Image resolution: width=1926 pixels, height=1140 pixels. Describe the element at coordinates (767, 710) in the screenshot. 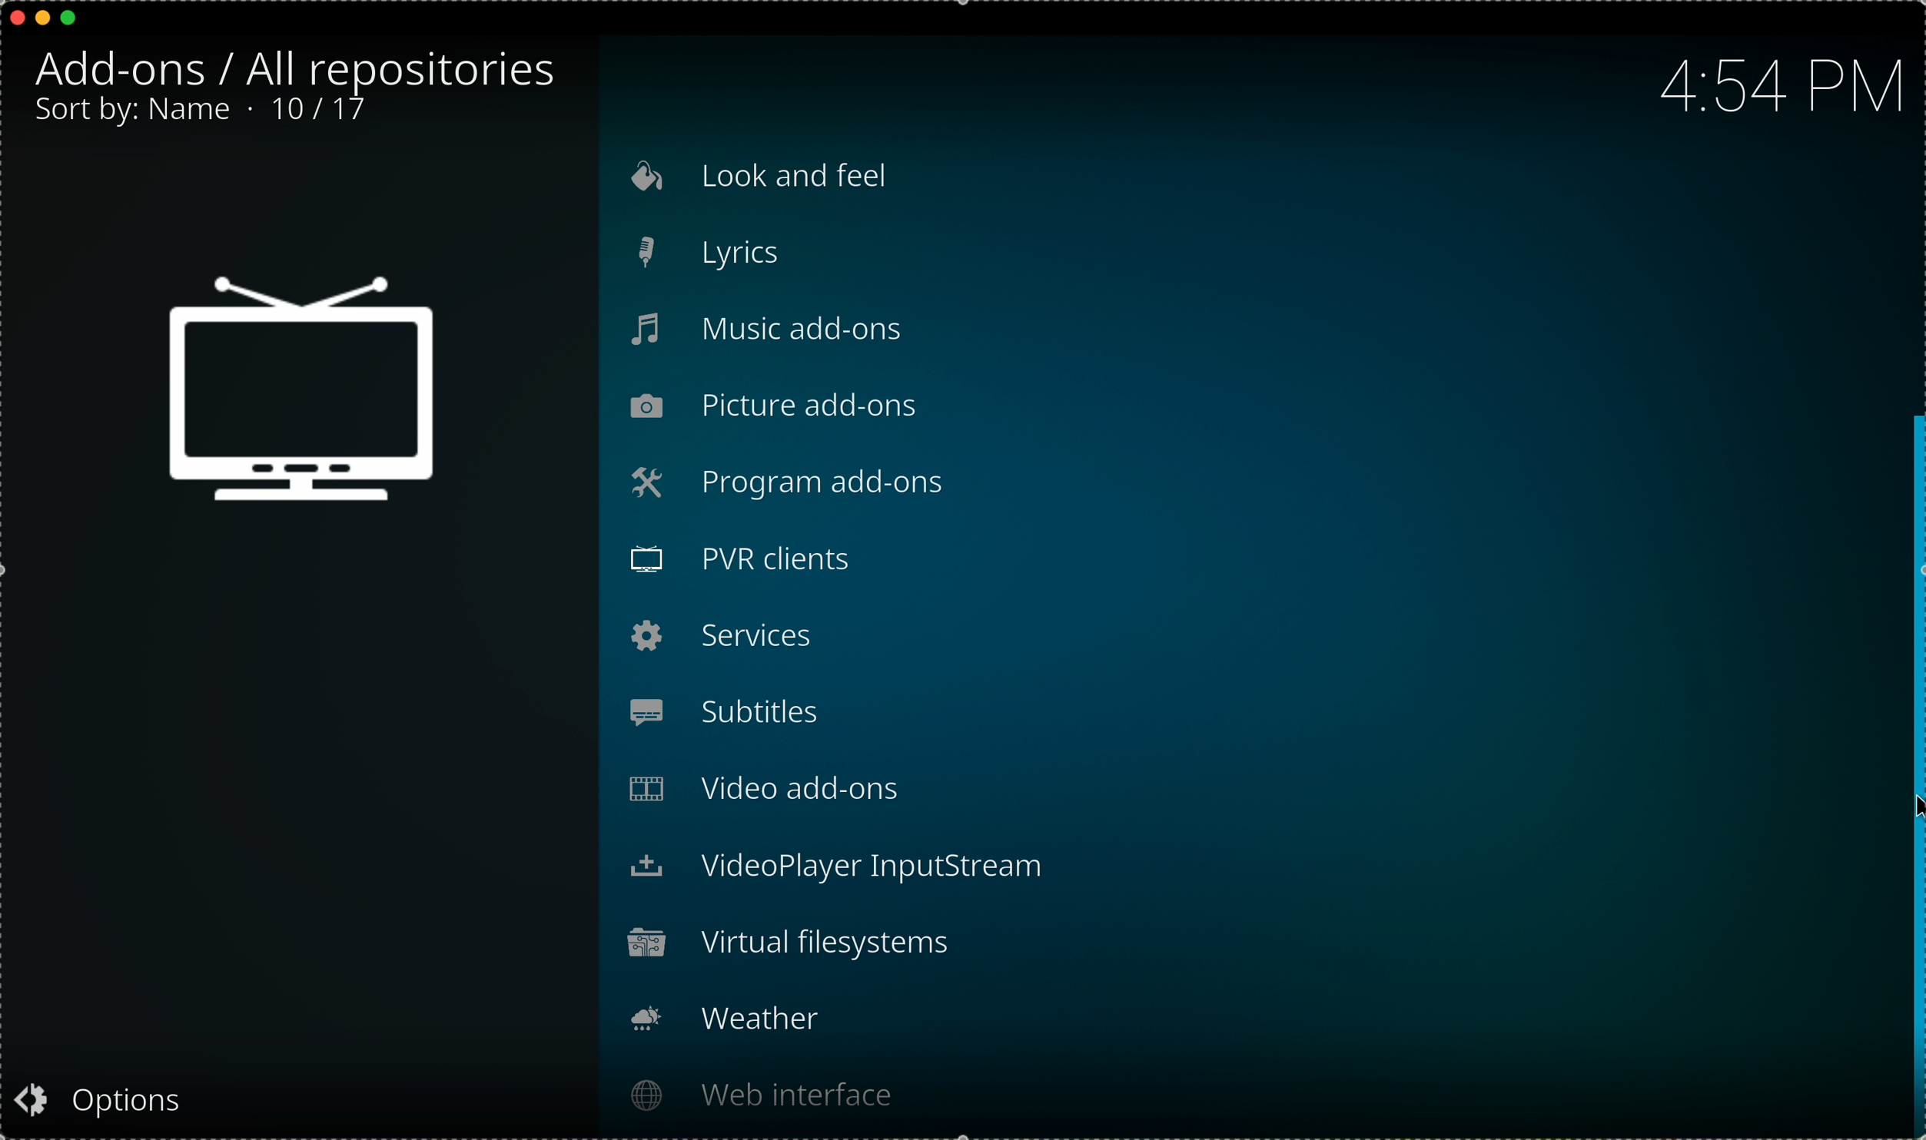

I see `subtitles` at that location.